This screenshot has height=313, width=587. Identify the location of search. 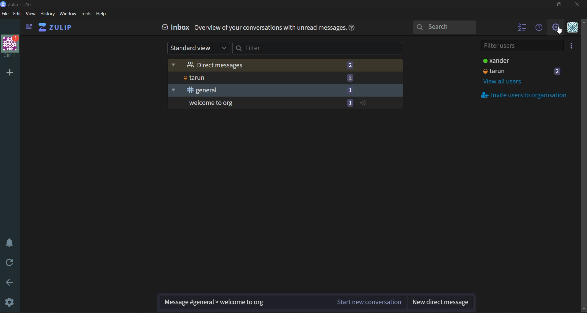
(443, 27).